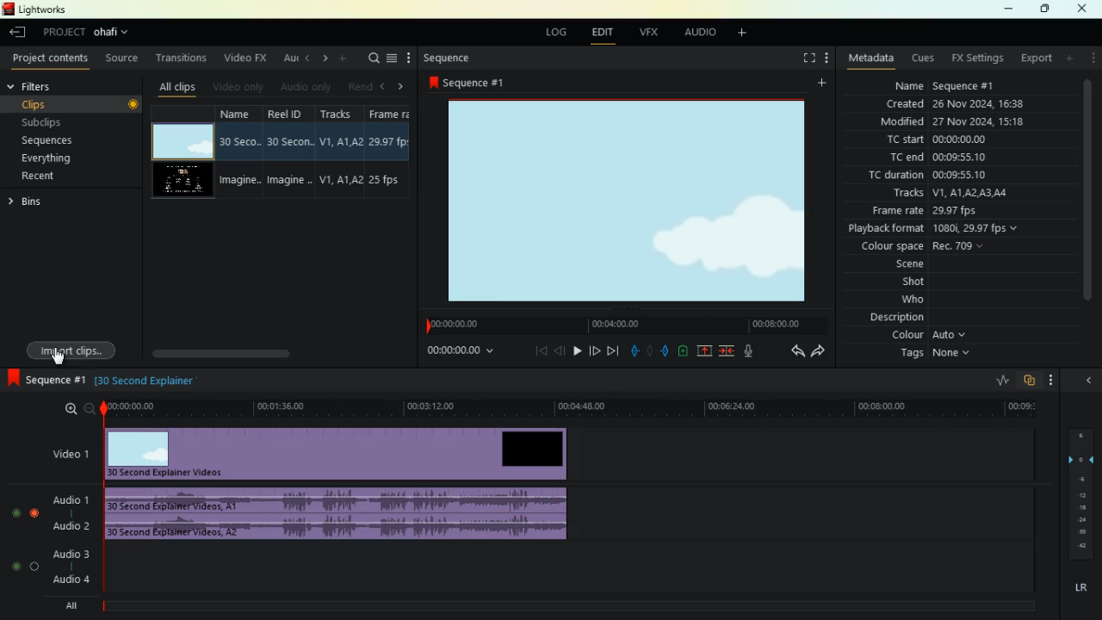 Image resolution: width=1102 pixels, height=620 pixels. What do you see at coordinates (15, 33) in the screenshot?
I see `back` at bounding box center [15, 33].